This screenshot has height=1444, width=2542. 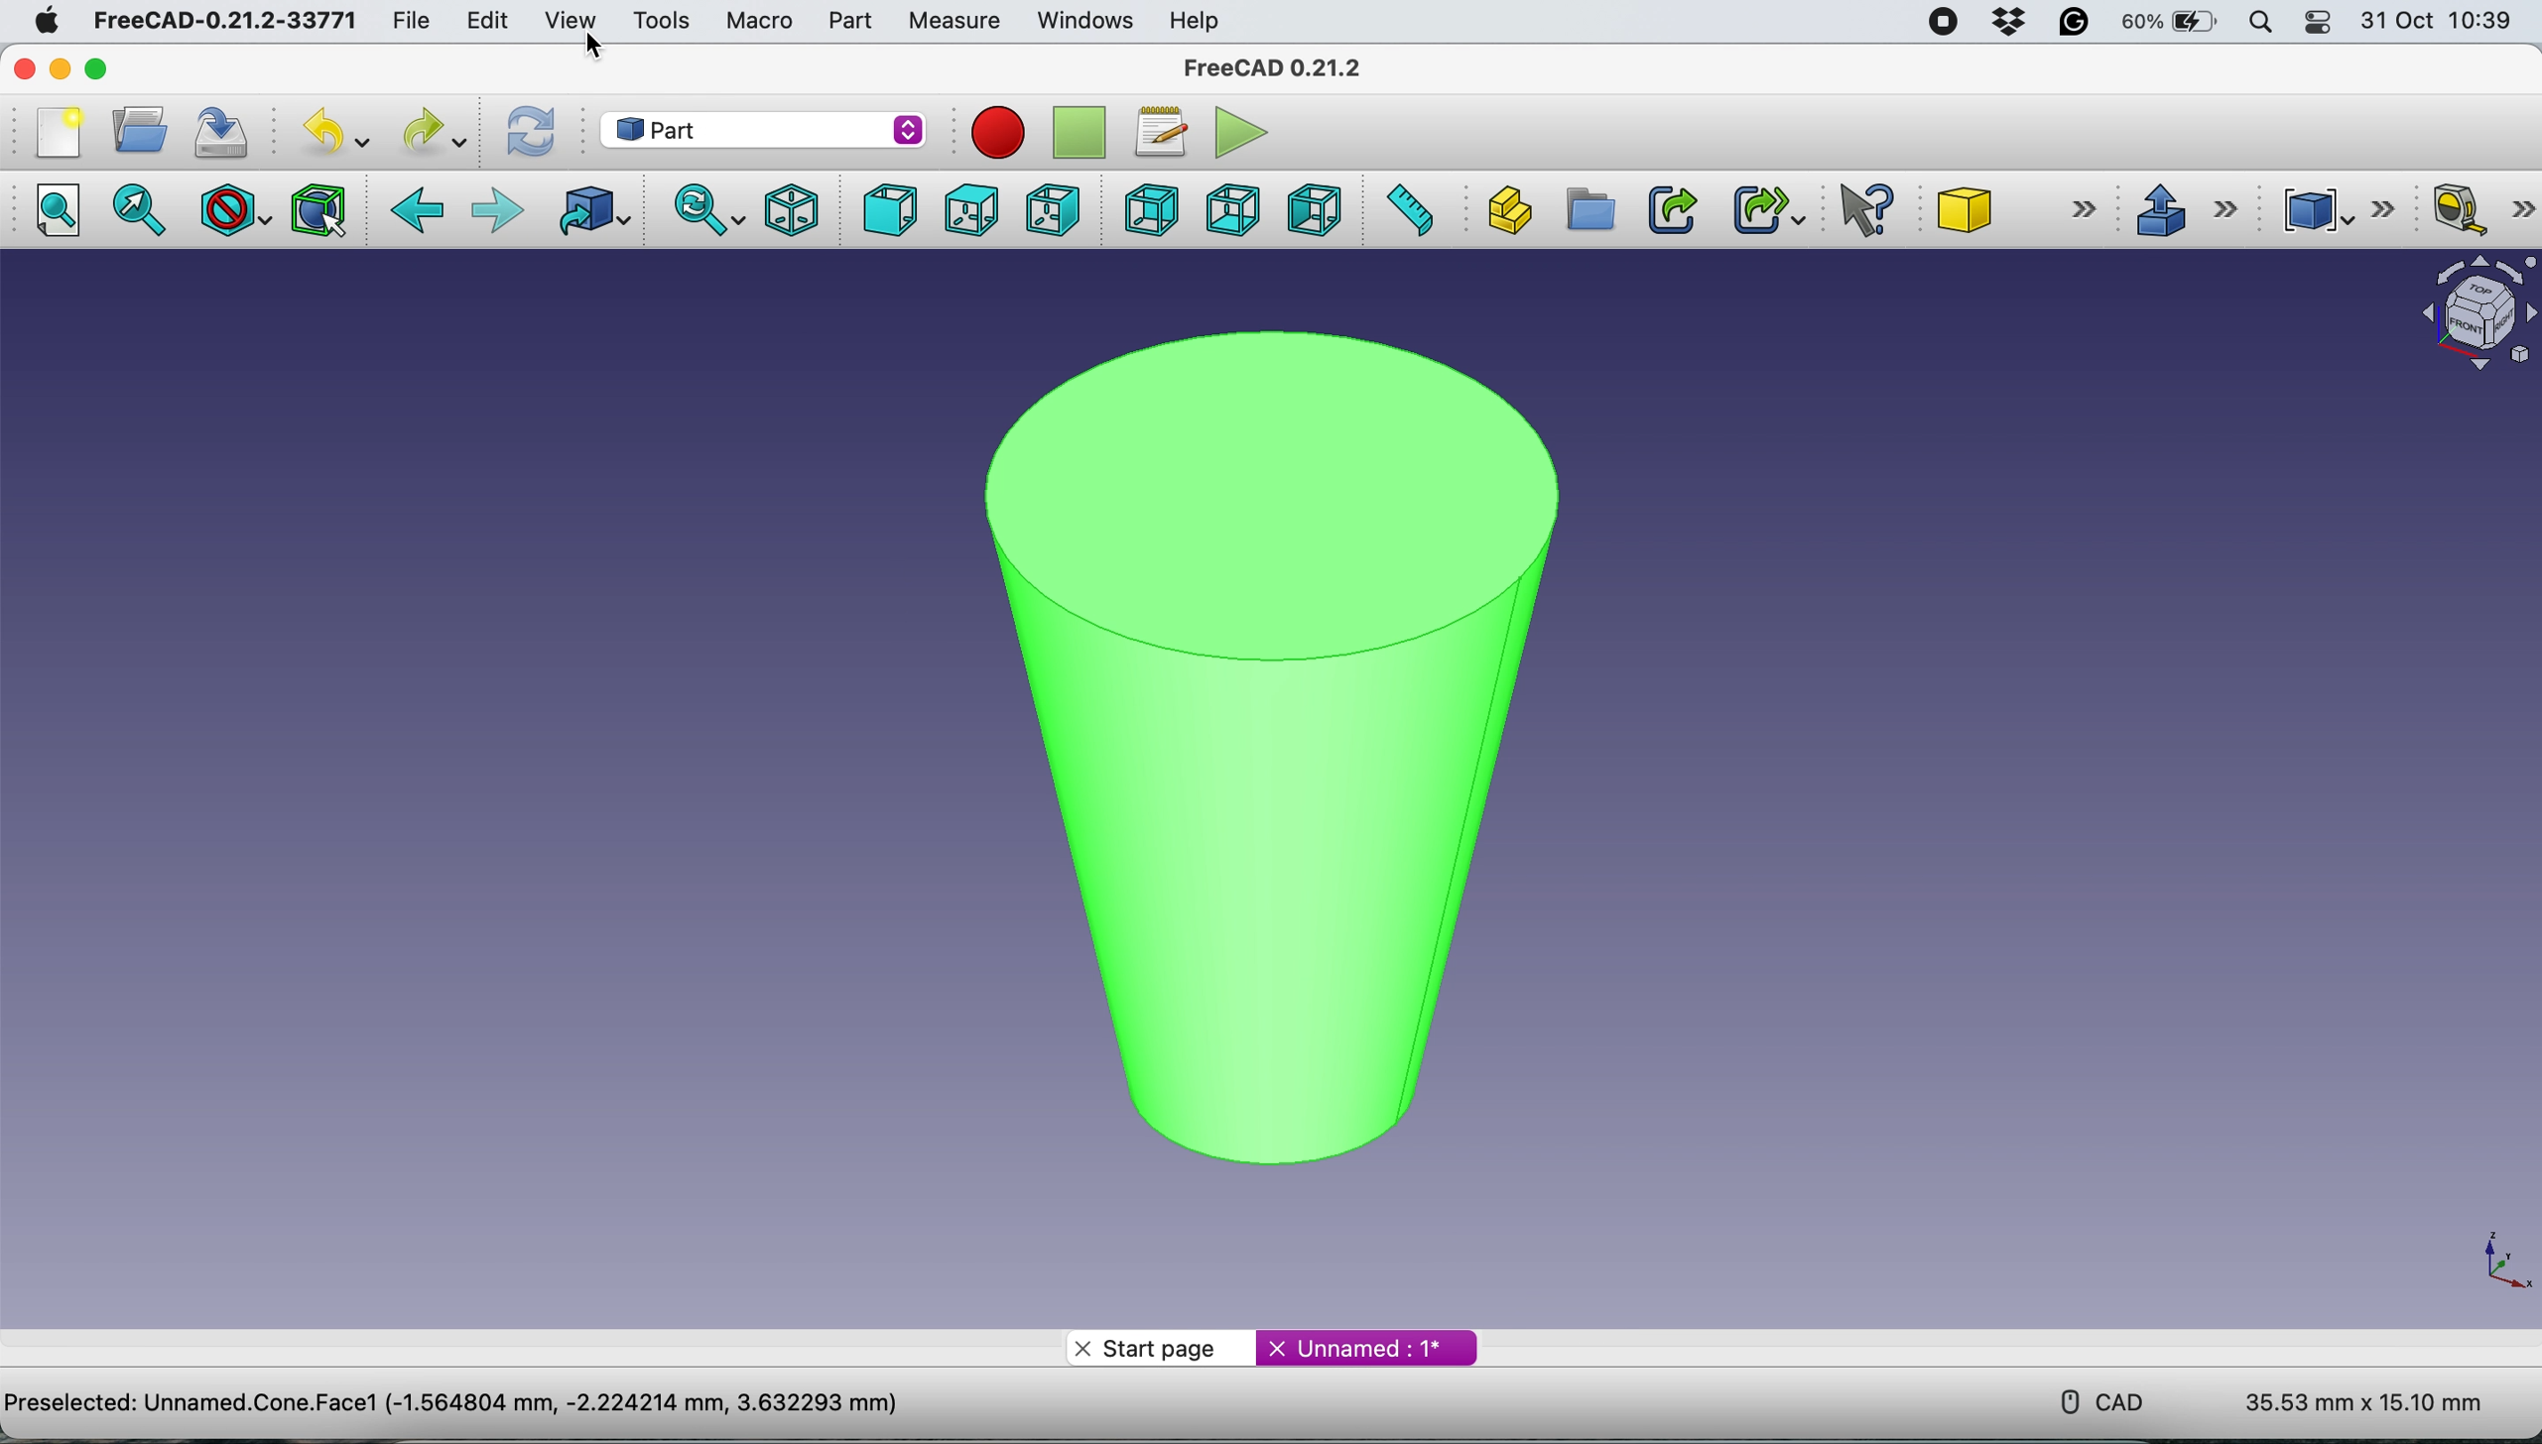 What do you see at coordinates (145, 211) in the screenshot?
I see `fit selection` at bounding box center [145, 211].